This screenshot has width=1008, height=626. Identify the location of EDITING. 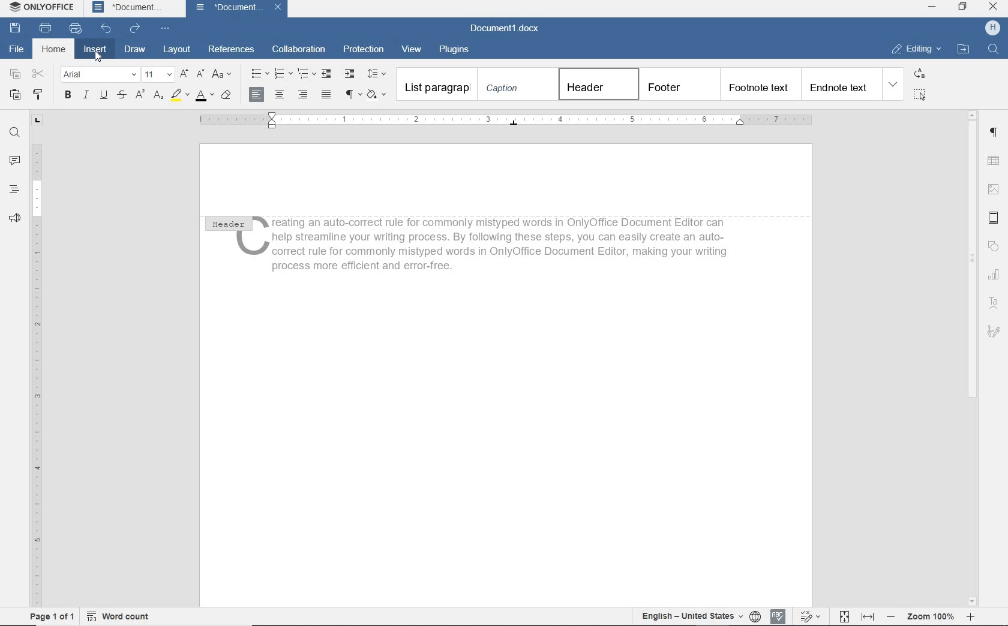
(917, 48).